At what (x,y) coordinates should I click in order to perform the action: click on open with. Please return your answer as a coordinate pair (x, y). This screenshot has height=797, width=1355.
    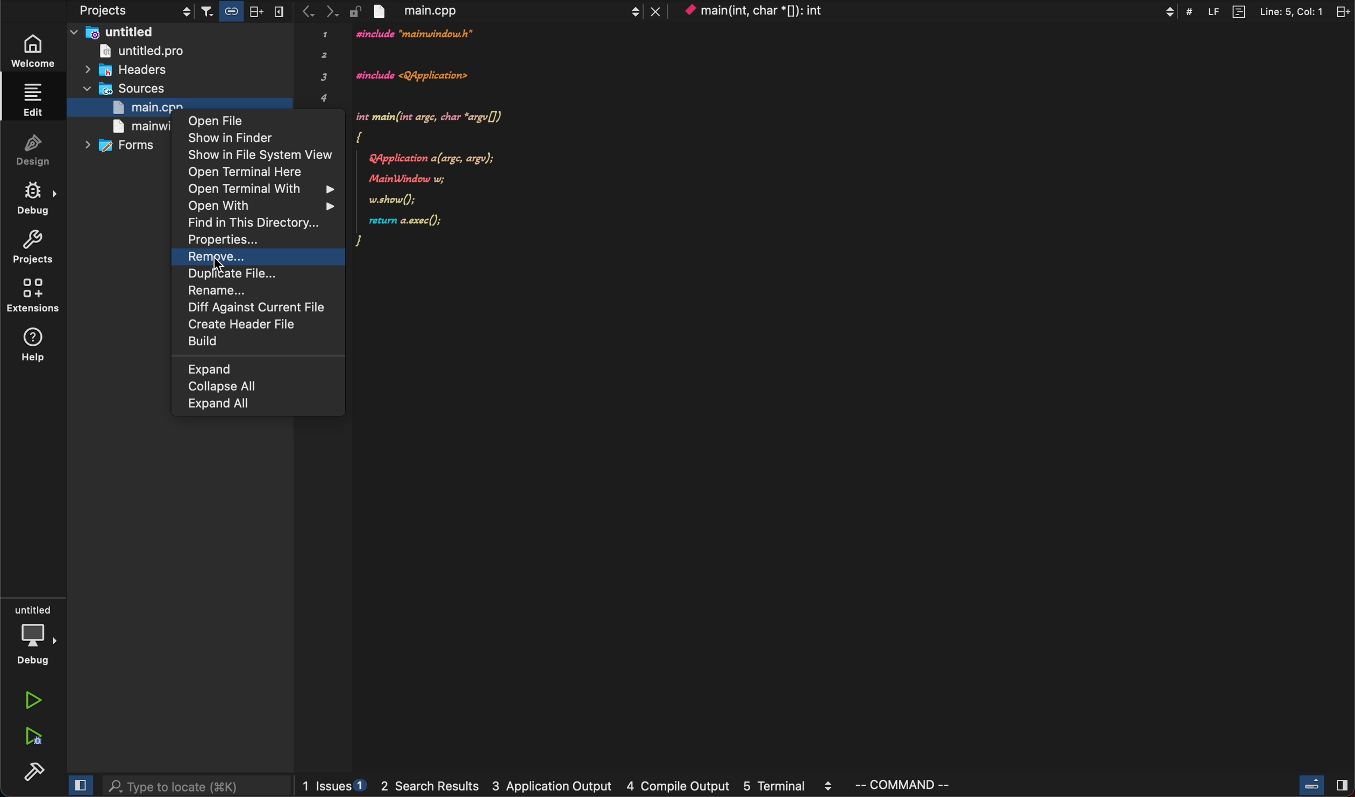
    Looking at the image, I should click on (259, 208).